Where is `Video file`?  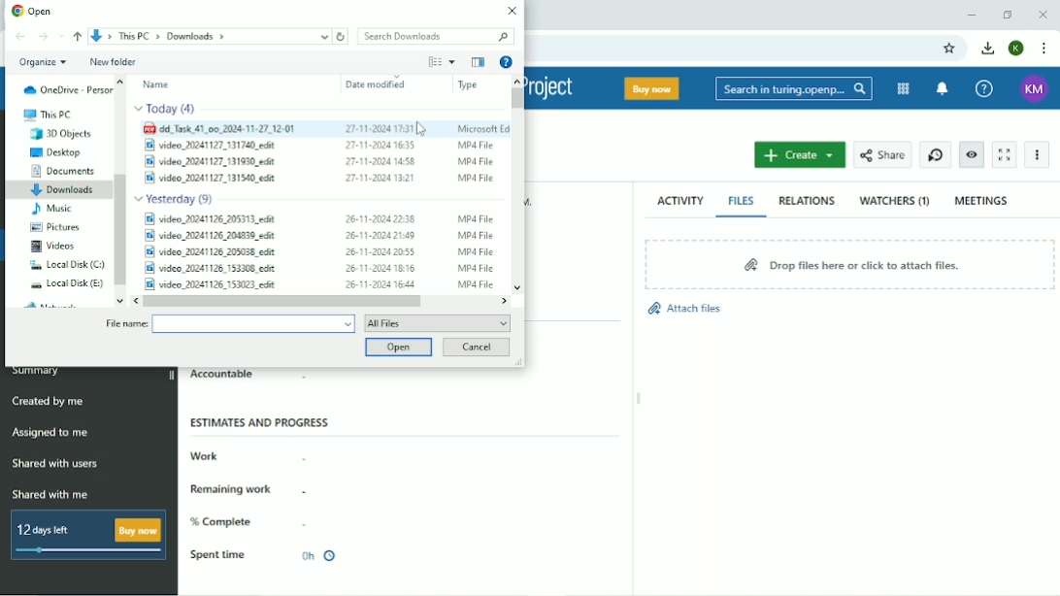 Video file is located at coordinates (317, 236).